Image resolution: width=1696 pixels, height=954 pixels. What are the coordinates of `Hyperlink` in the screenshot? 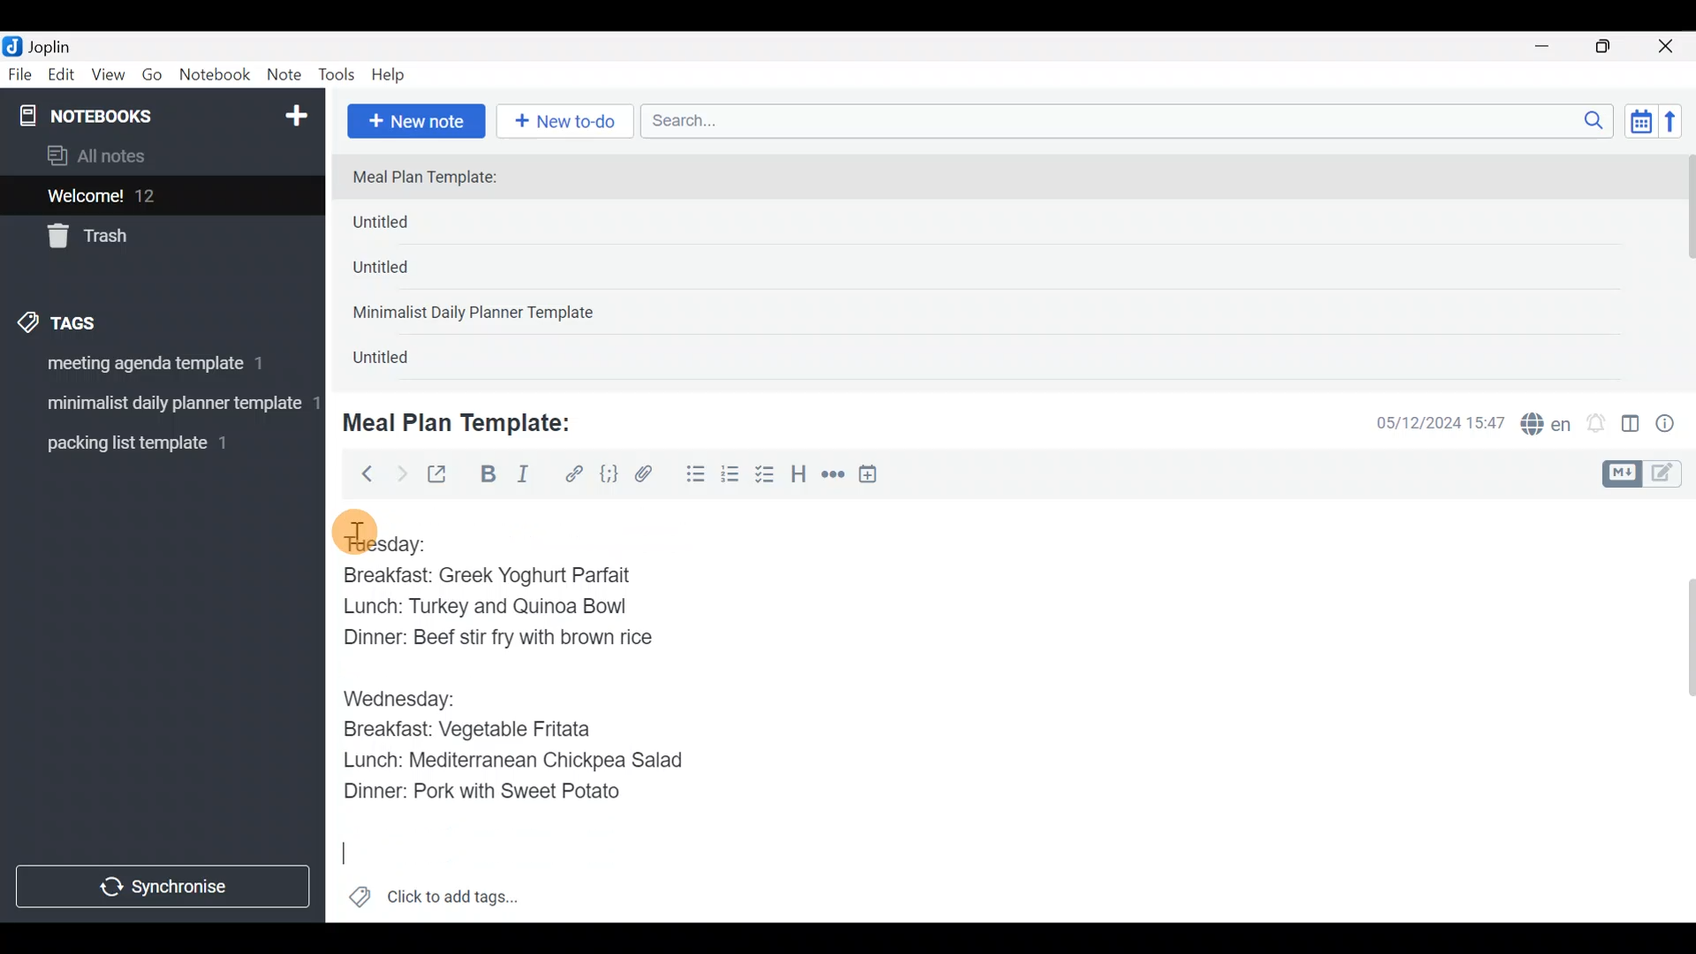 It's located at (574, 474).